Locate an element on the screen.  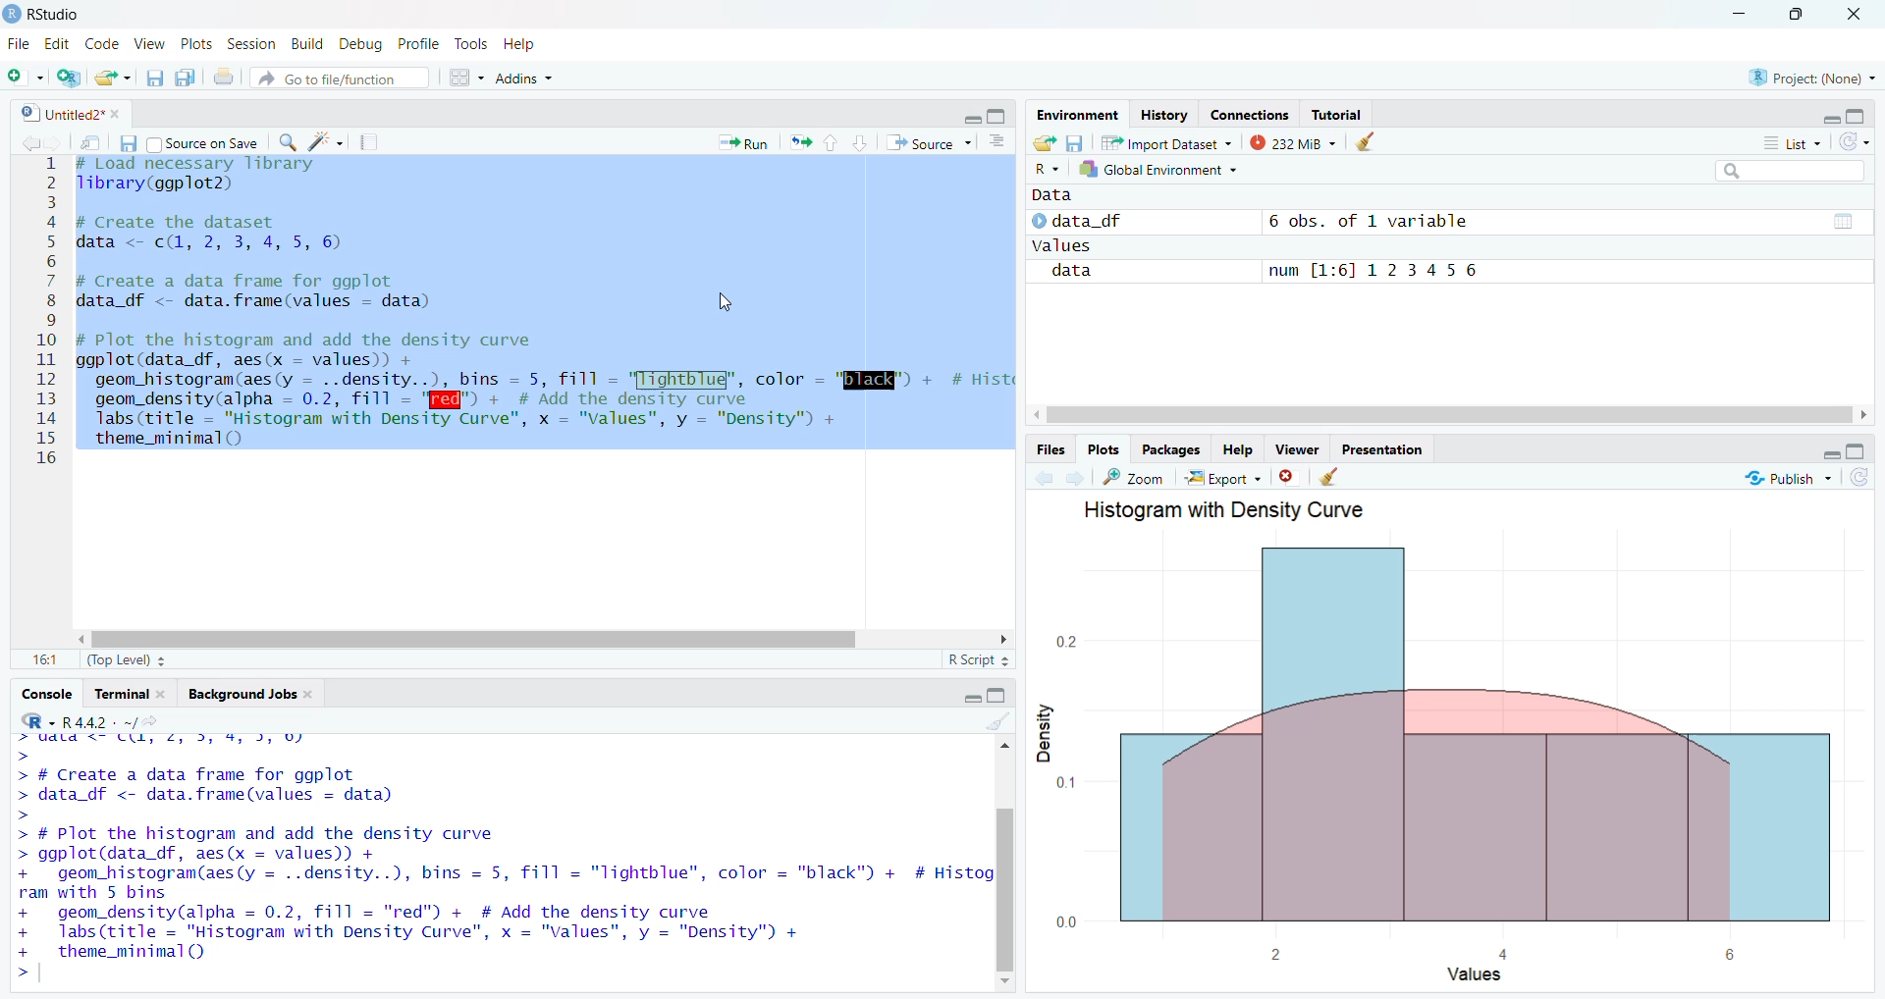
save current document is located at coordinates (154, 79).